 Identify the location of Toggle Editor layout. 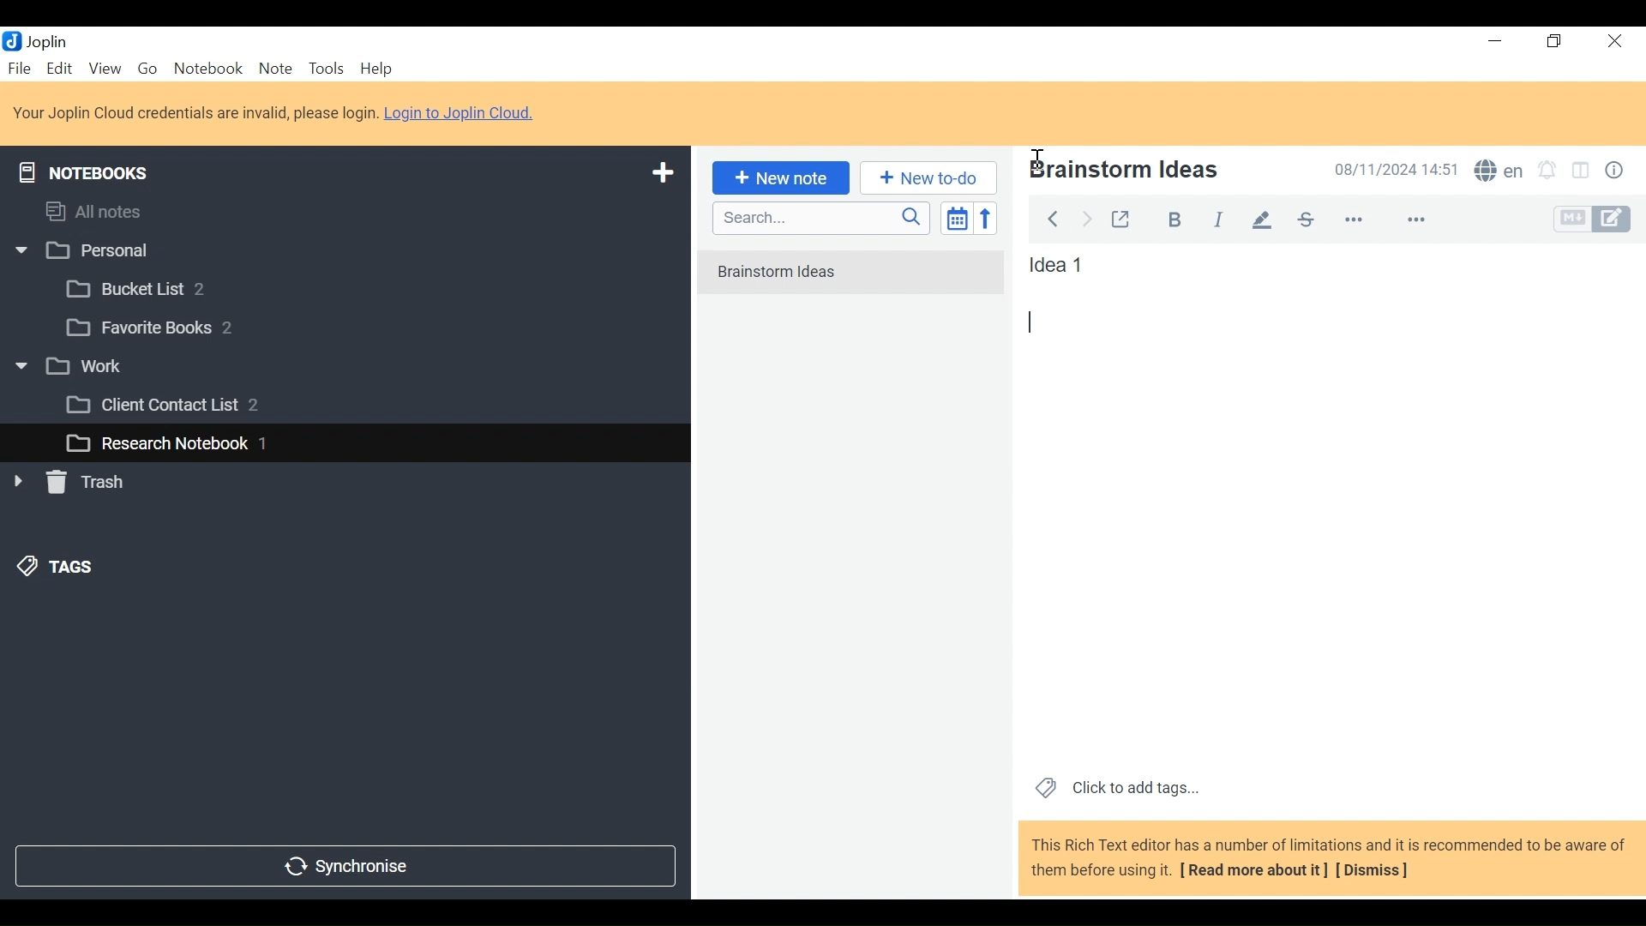
(1582, 172).